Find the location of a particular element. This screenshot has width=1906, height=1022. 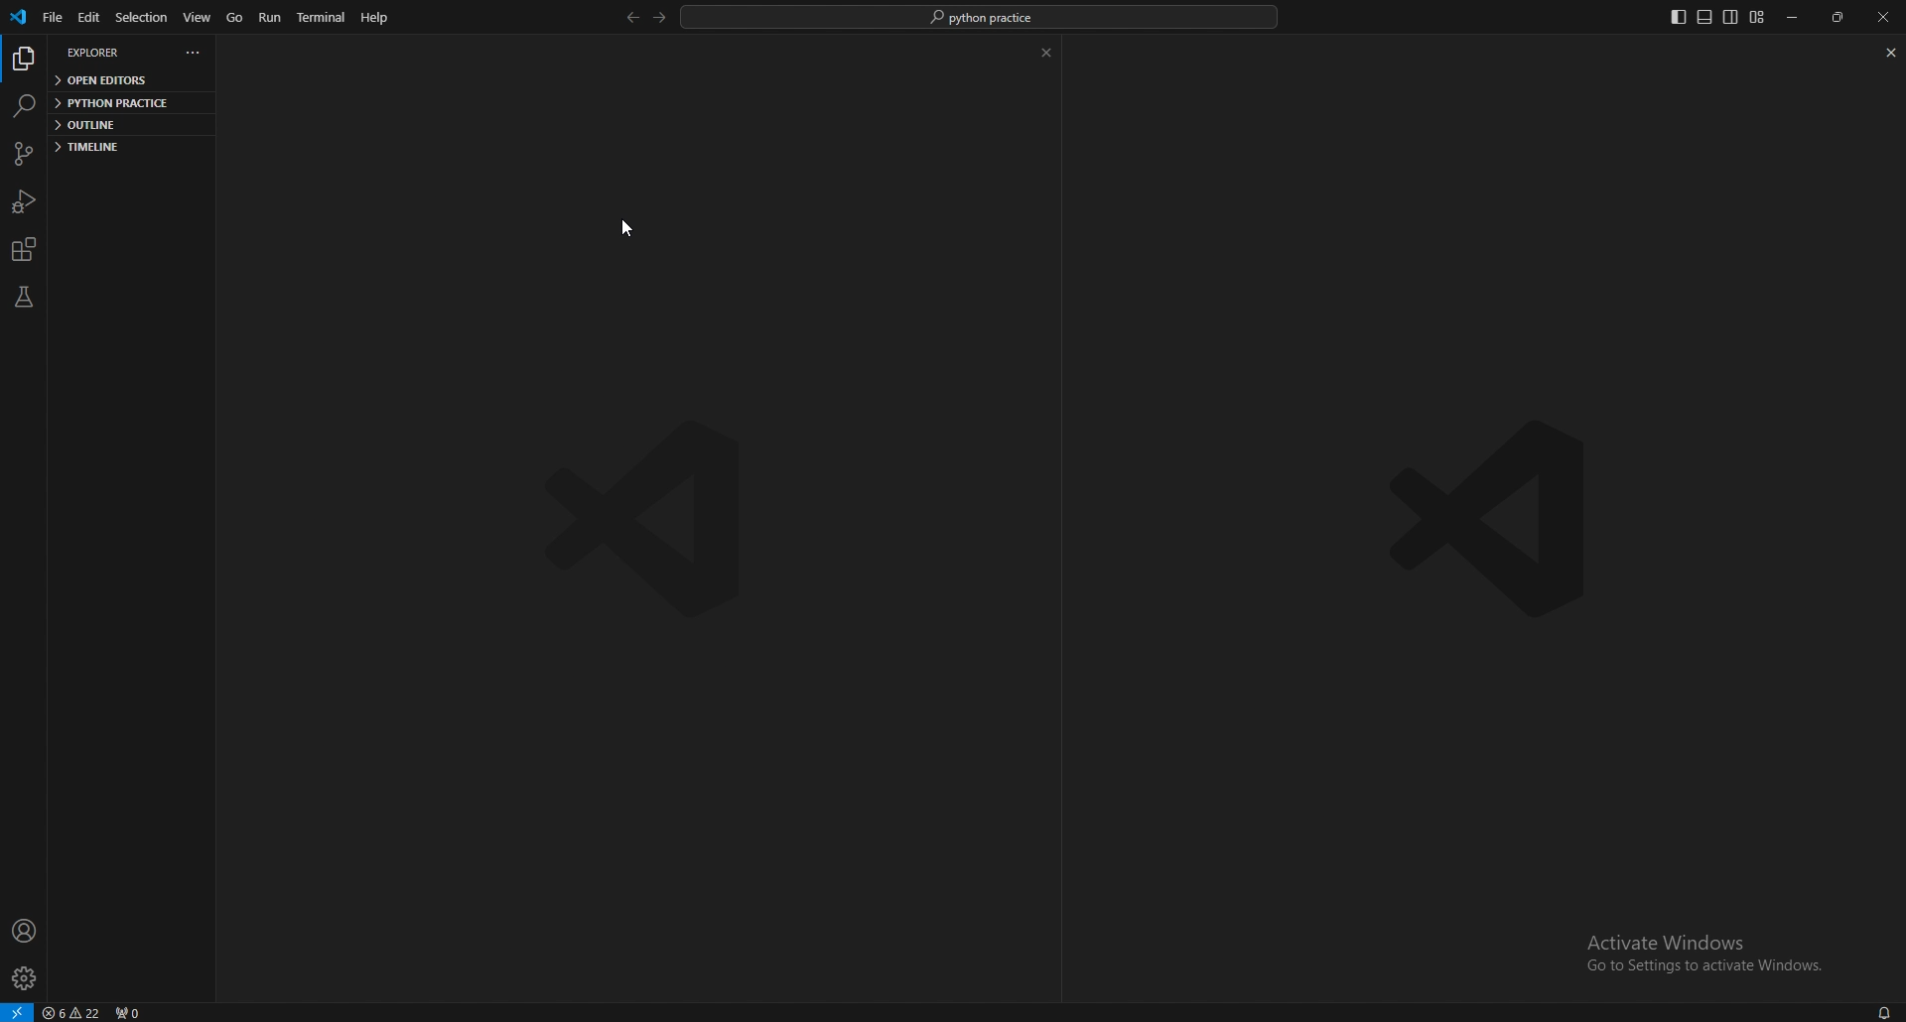

testing is located at coordinates (23, 298).